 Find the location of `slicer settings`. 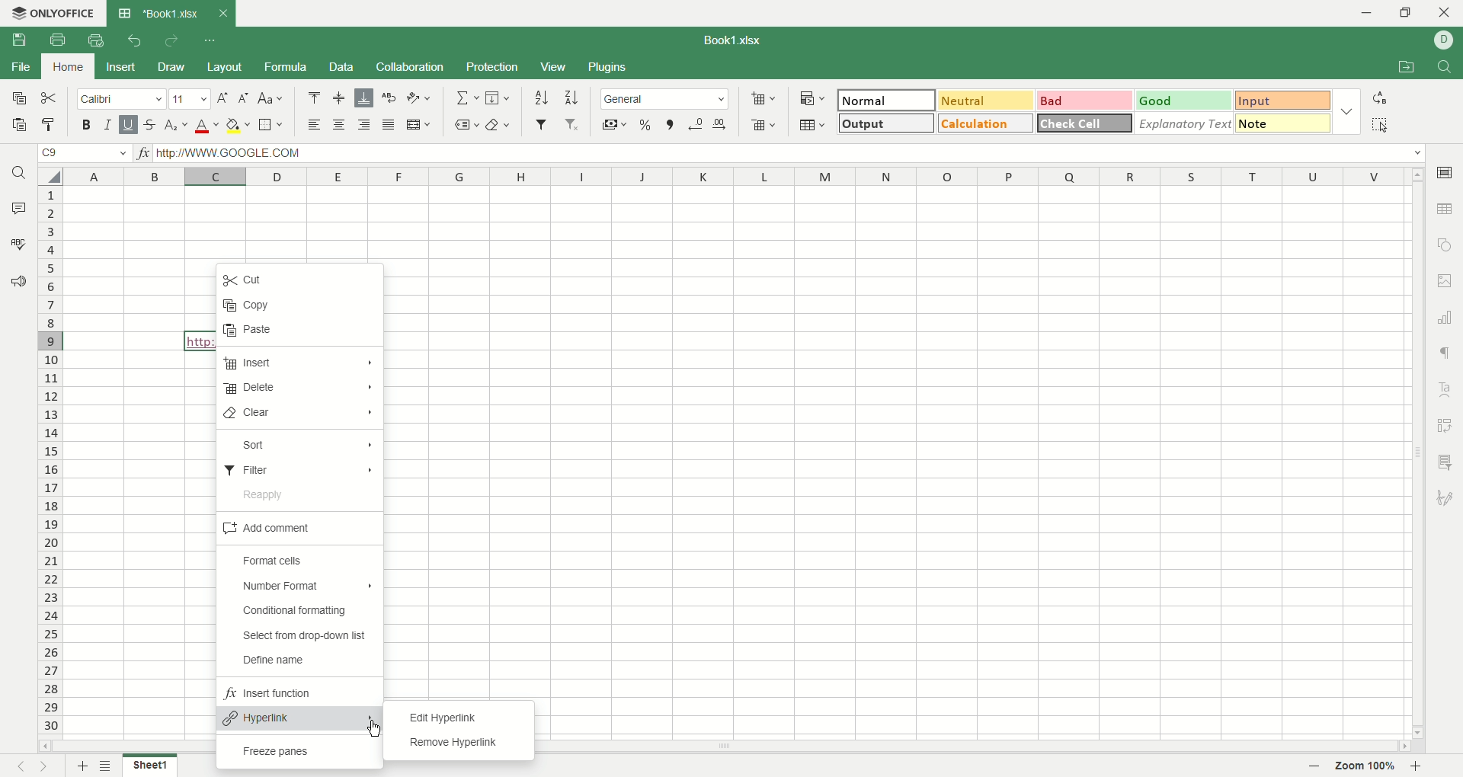

slicer settings is located at coordinates (1445, 459).